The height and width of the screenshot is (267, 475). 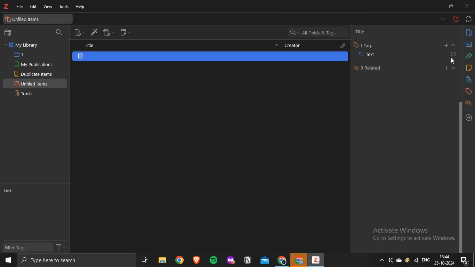 I want to click on restore down, so click(x=452, y=6).